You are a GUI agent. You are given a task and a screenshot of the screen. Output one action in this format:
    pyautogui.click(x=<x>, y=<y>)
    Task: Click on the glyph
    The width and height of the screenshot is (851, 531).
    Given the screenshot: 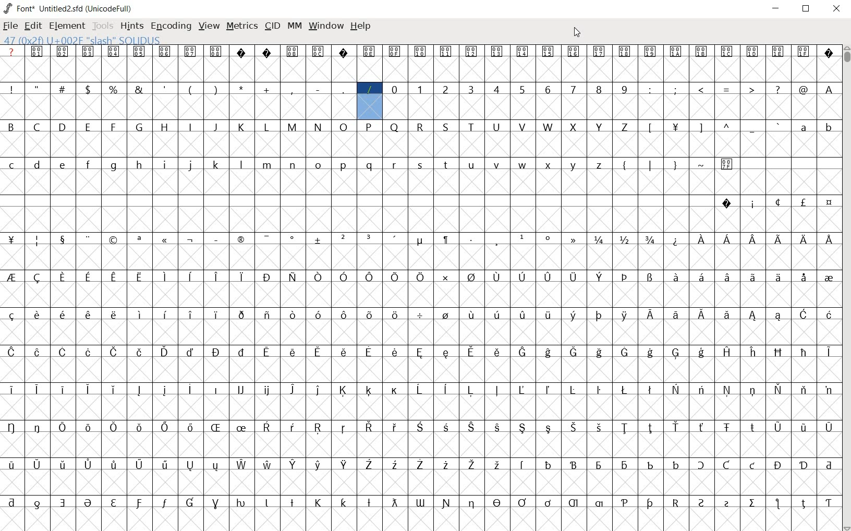 What is the action you would take?
    pyautogui.click(x=625, y=503)
    